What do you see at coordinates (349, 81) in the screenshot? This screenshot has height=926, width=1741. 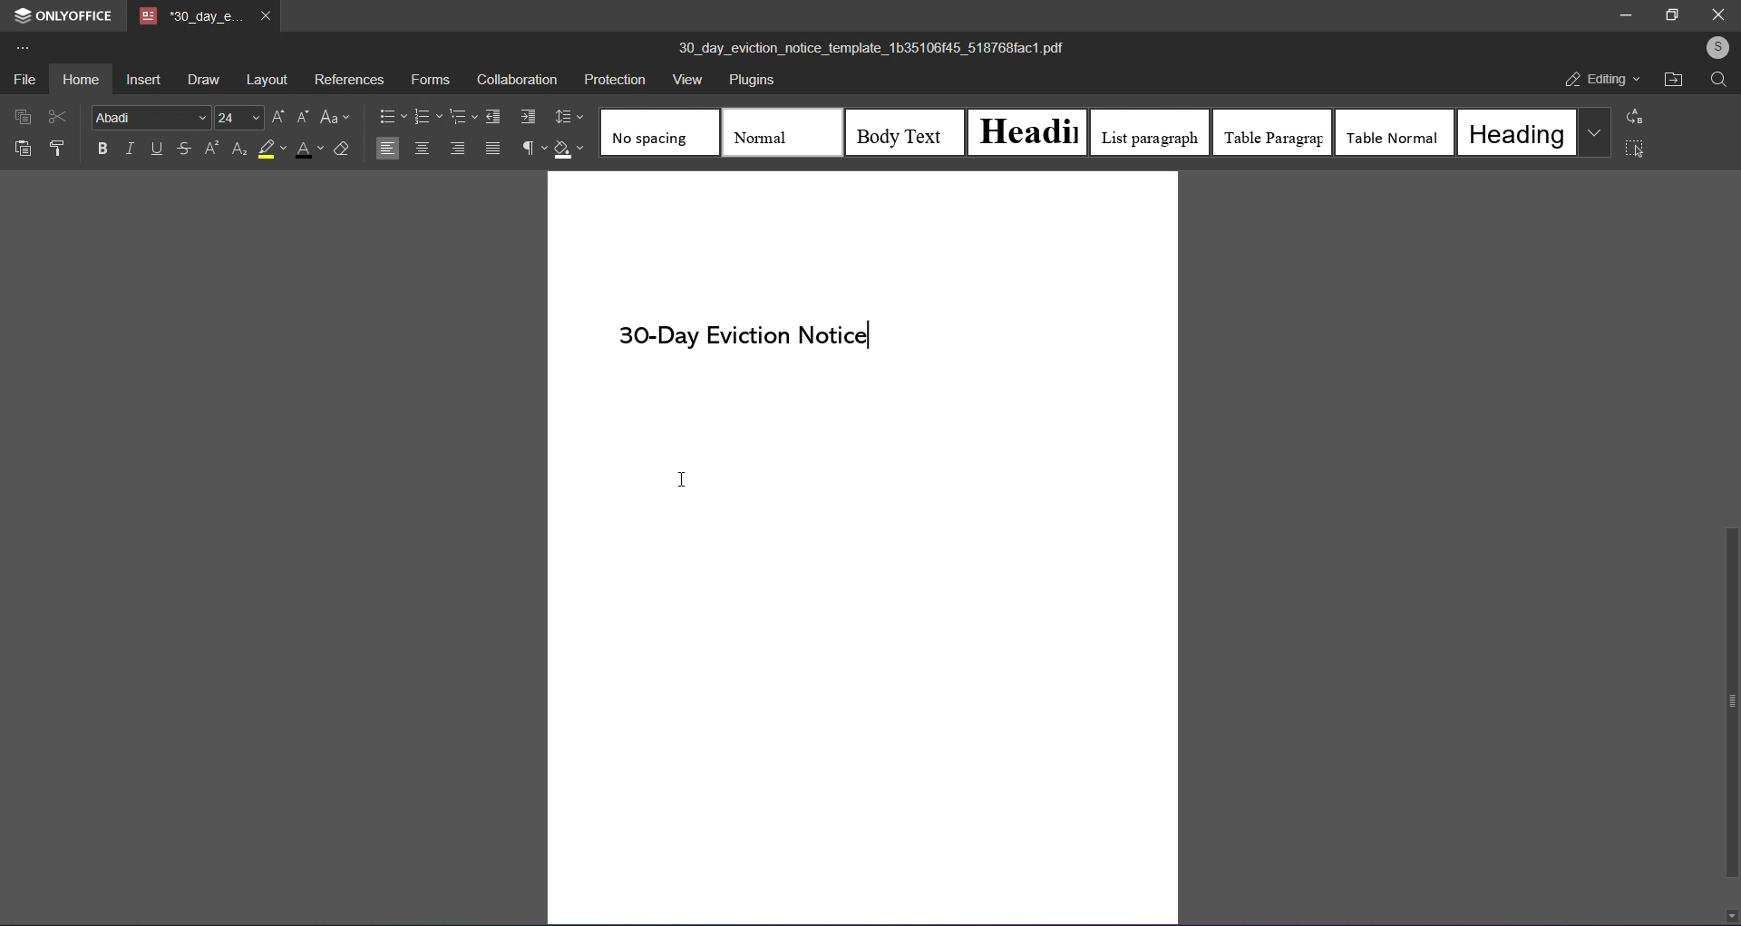 I see `references` at bounding box center [349, 81].